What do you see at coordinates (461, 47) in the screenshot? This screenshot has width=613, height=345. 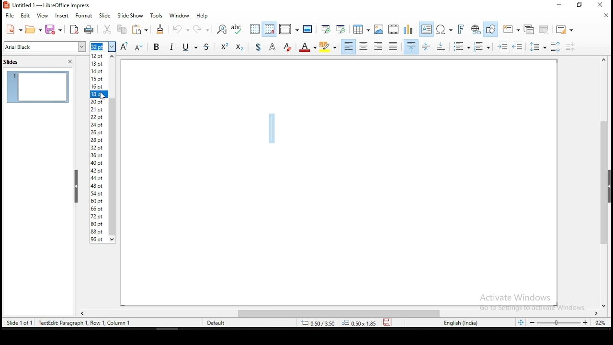 I see `Bullet points` at bounding box center [461, 47].